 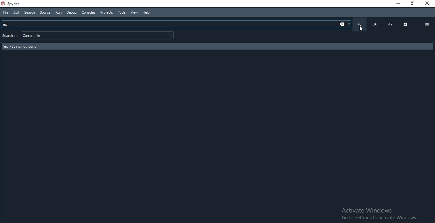 I want to click on options, so click(x=427, y=24).